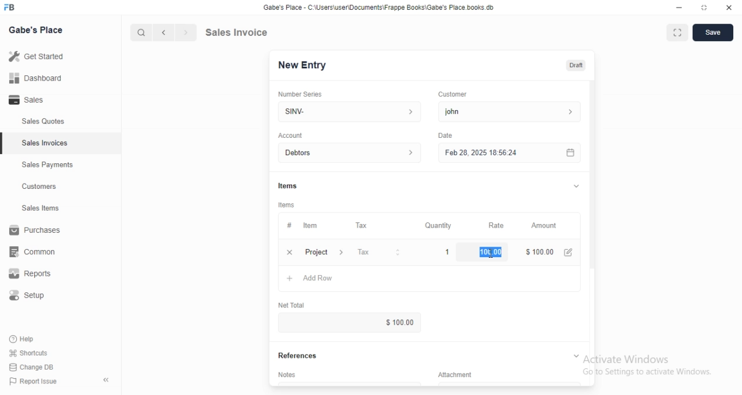 The height and width of the screenshot is (395, 742). Describe the element at coordinates (301, 93) in the screenshot. I see `‘Number Series.` at that location.